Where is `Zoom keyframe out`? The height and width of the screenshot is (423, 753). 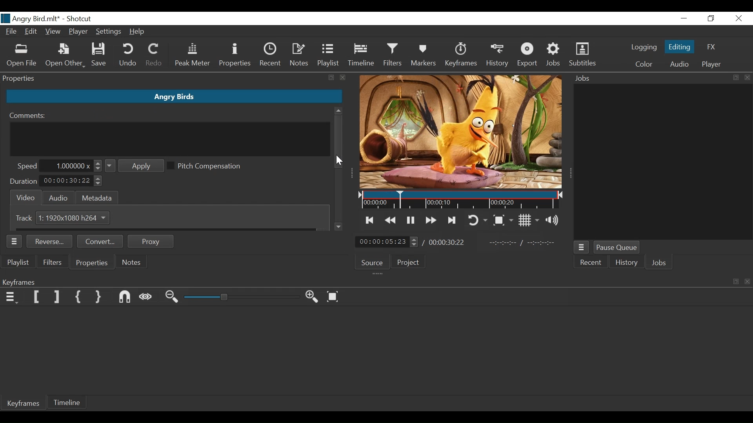
Zoom keyframe out is located at coordinates (173, 298).